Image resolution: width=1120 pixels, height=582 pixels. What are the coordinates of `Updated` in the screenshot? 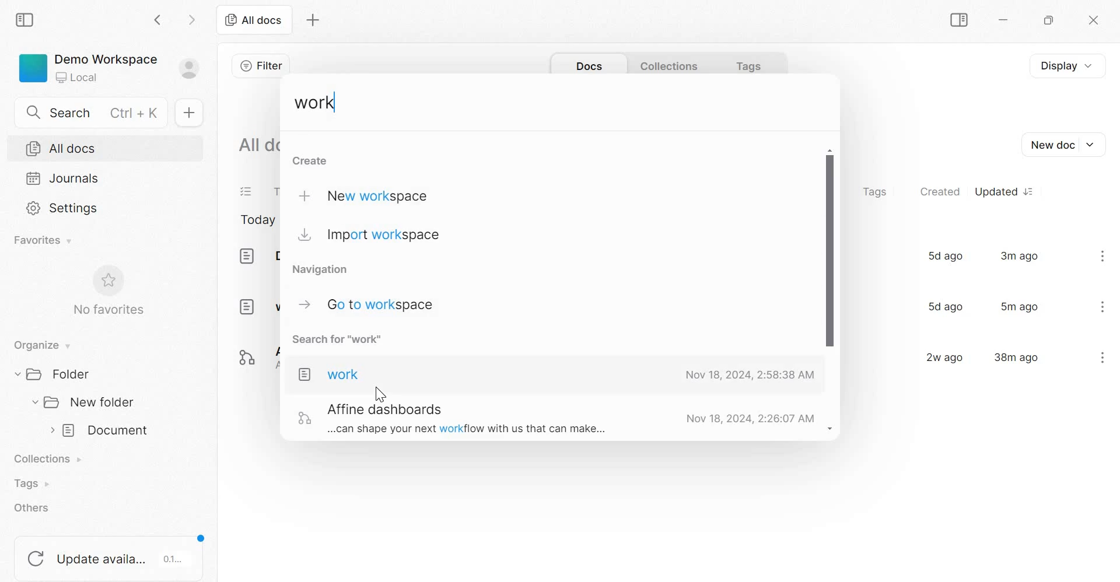 It's located at (1003, 191).